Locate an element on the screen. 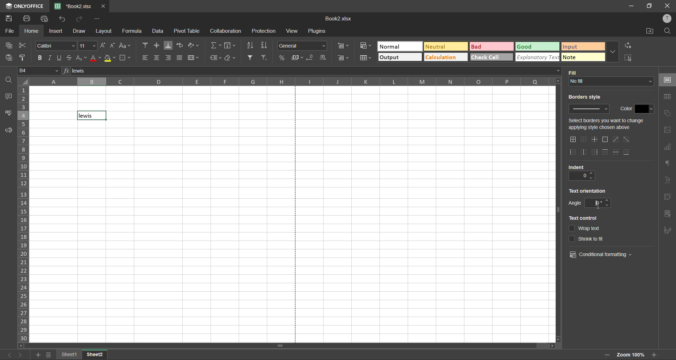  input is located at coordinates (583, 46).